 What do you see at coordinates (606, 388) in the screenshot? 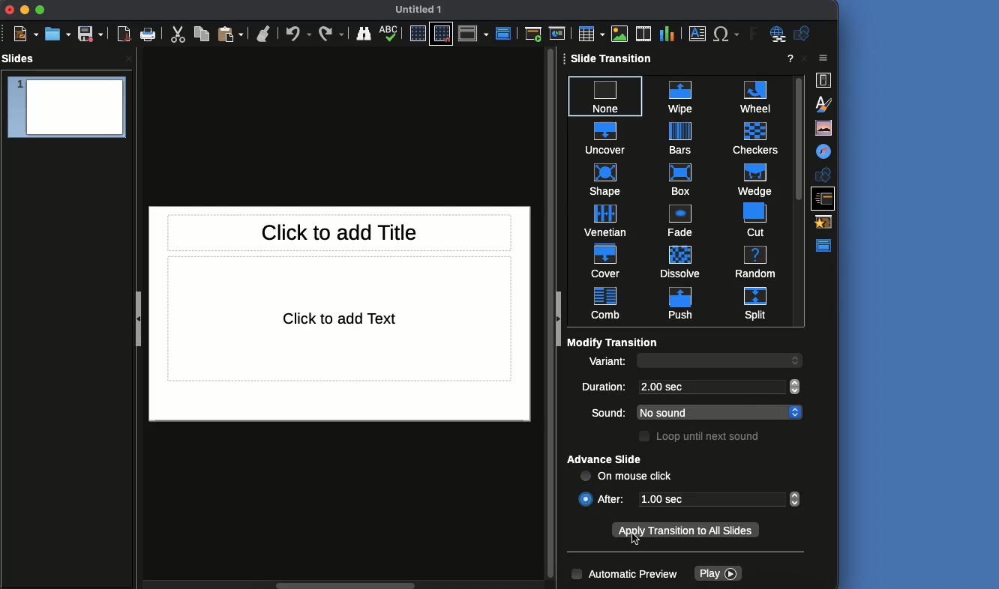
I see `Duration` at bounding box center [606, 388].